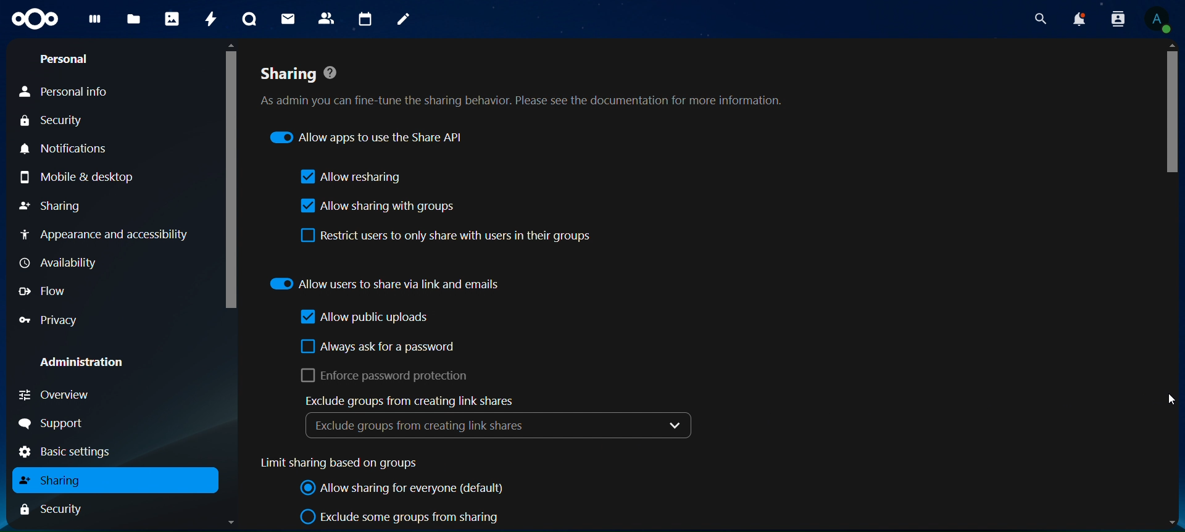  Describe the element at coordinates (67, 58) in the screenshot. I see `personal` at that location.